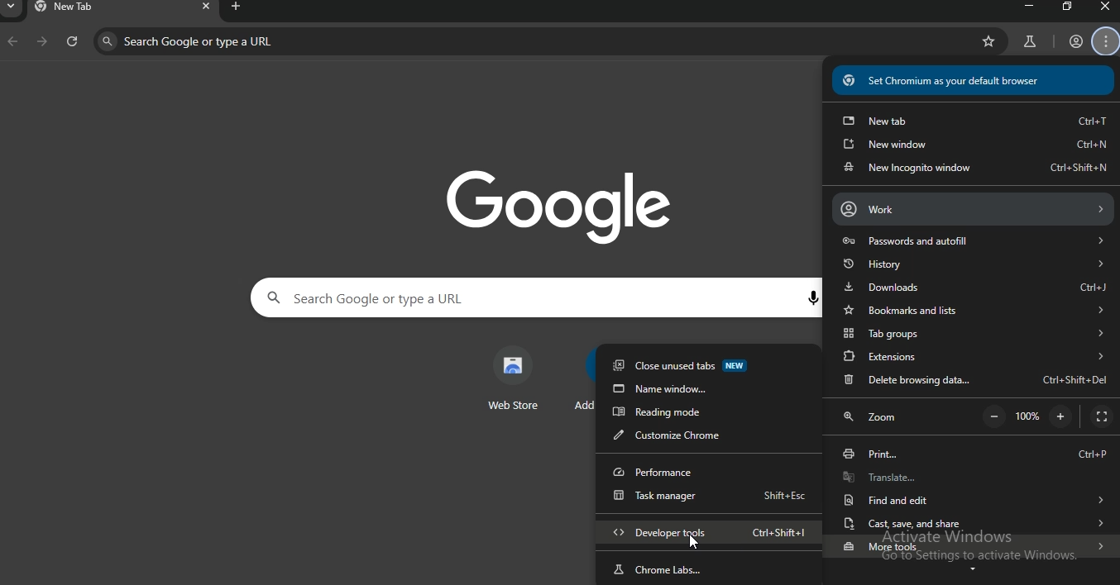 This screenshot has height=585, width=1120. What do you see at coordinates (559, 201) in the screenshot?
I see `google` at bounding box center [559, 201].